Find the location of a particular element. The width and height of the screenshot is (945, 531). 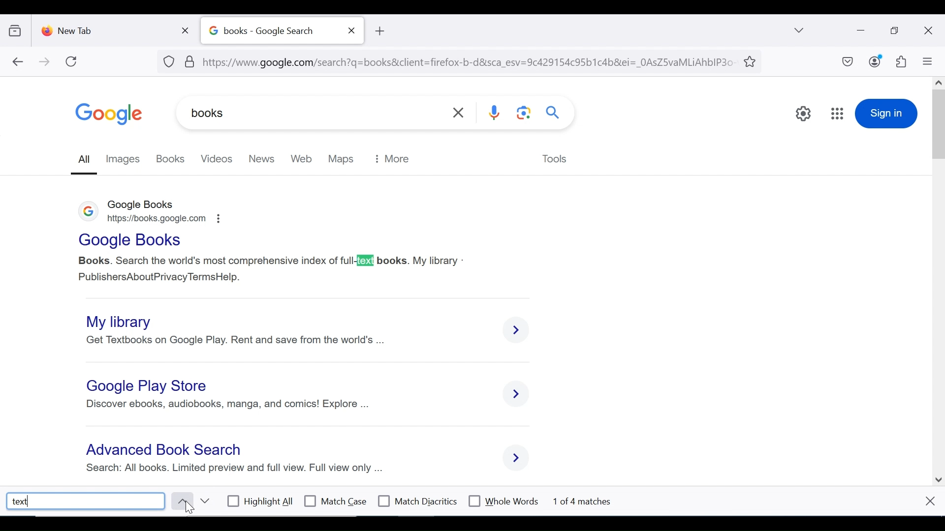

clear search is located at coordinates (460, 113).